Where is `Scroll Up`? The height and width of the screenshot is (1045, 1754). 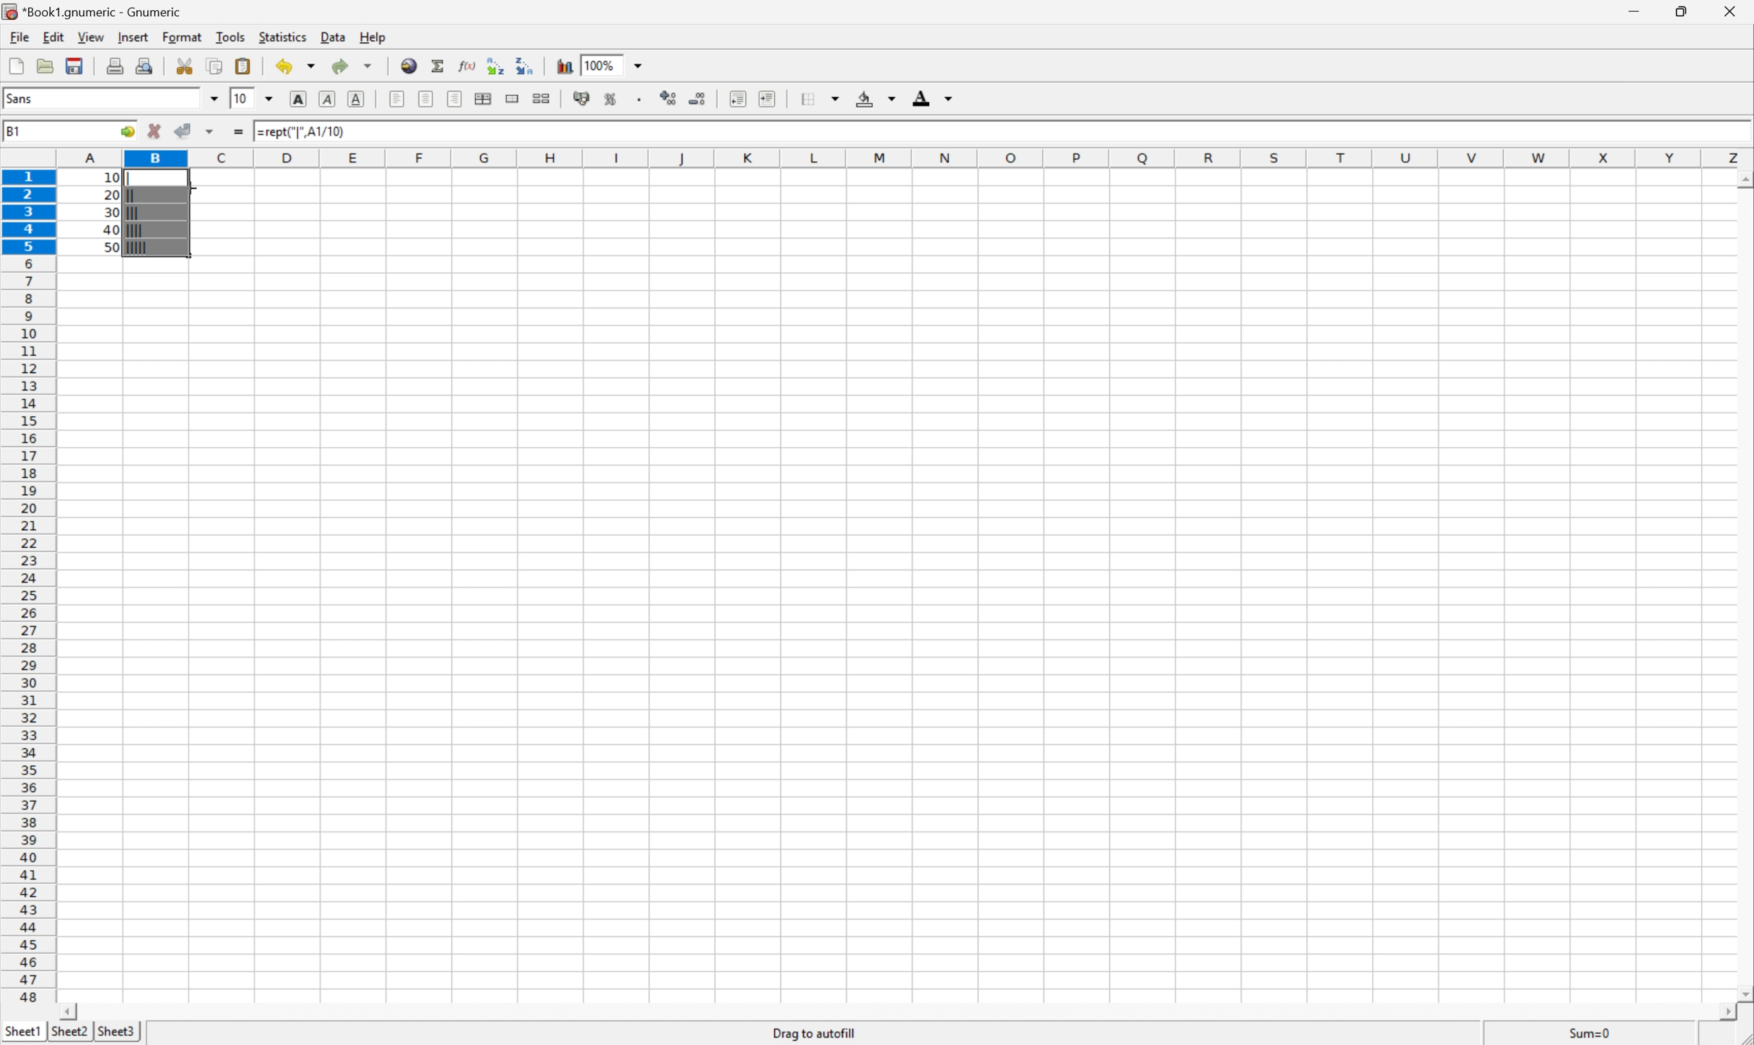 Scroll Up is located at coordinates (1743, 179).